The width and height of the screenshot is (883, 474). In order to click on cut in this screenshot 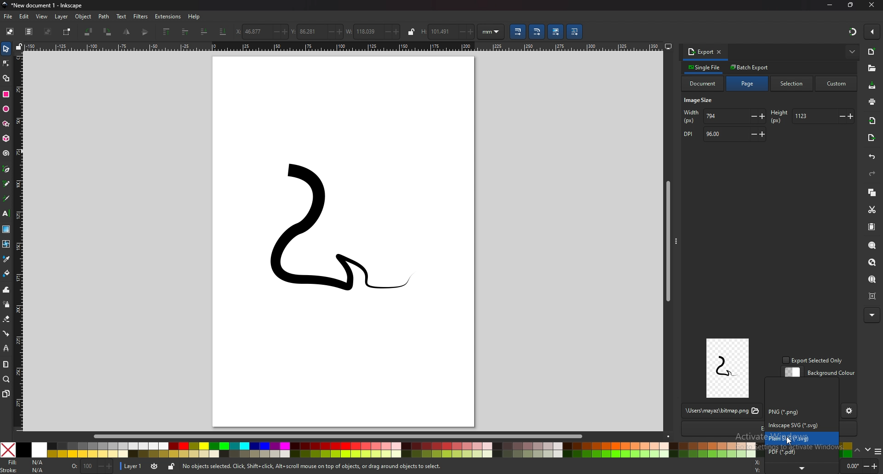, I will do `click(872, 209)`.